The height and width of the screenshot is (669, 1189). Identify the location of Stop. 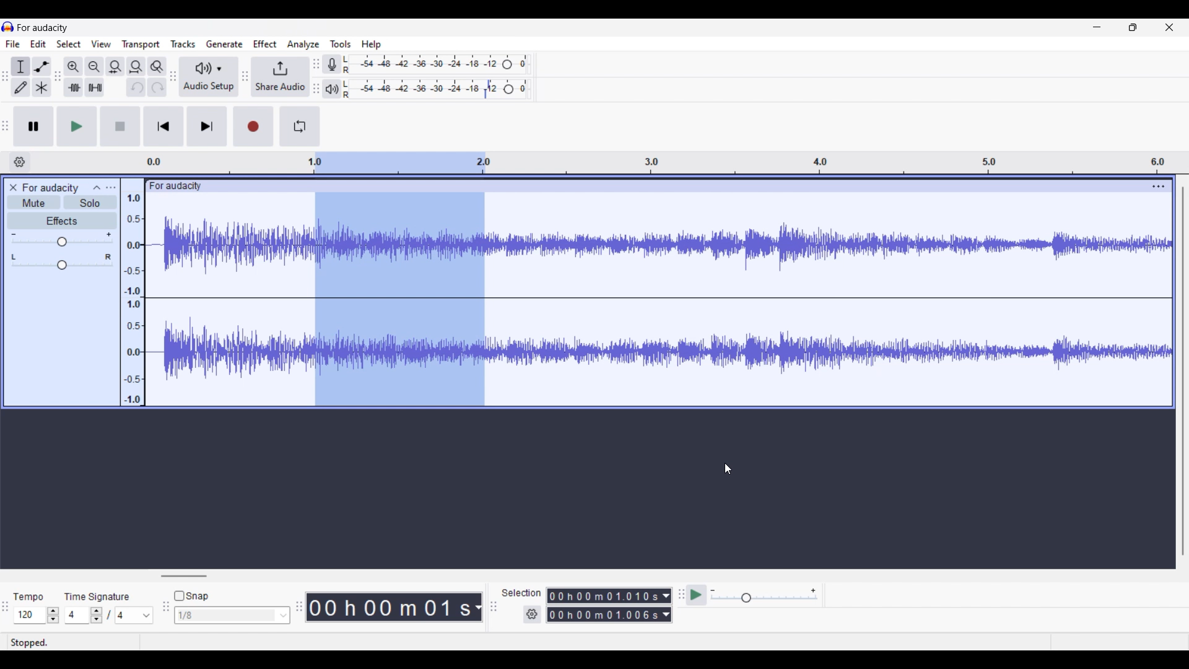
(121, 126).